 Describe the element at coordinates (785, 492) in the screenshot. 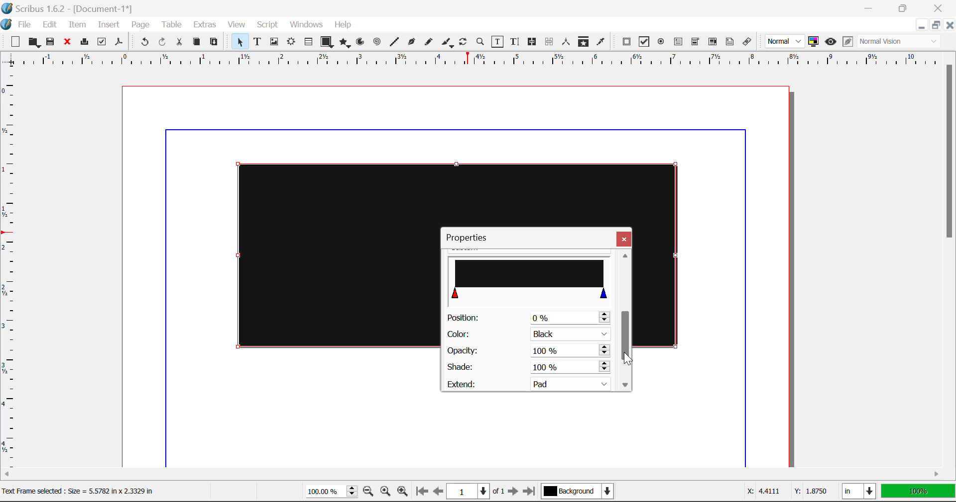

I see `Cursor Coordinates` at that location.